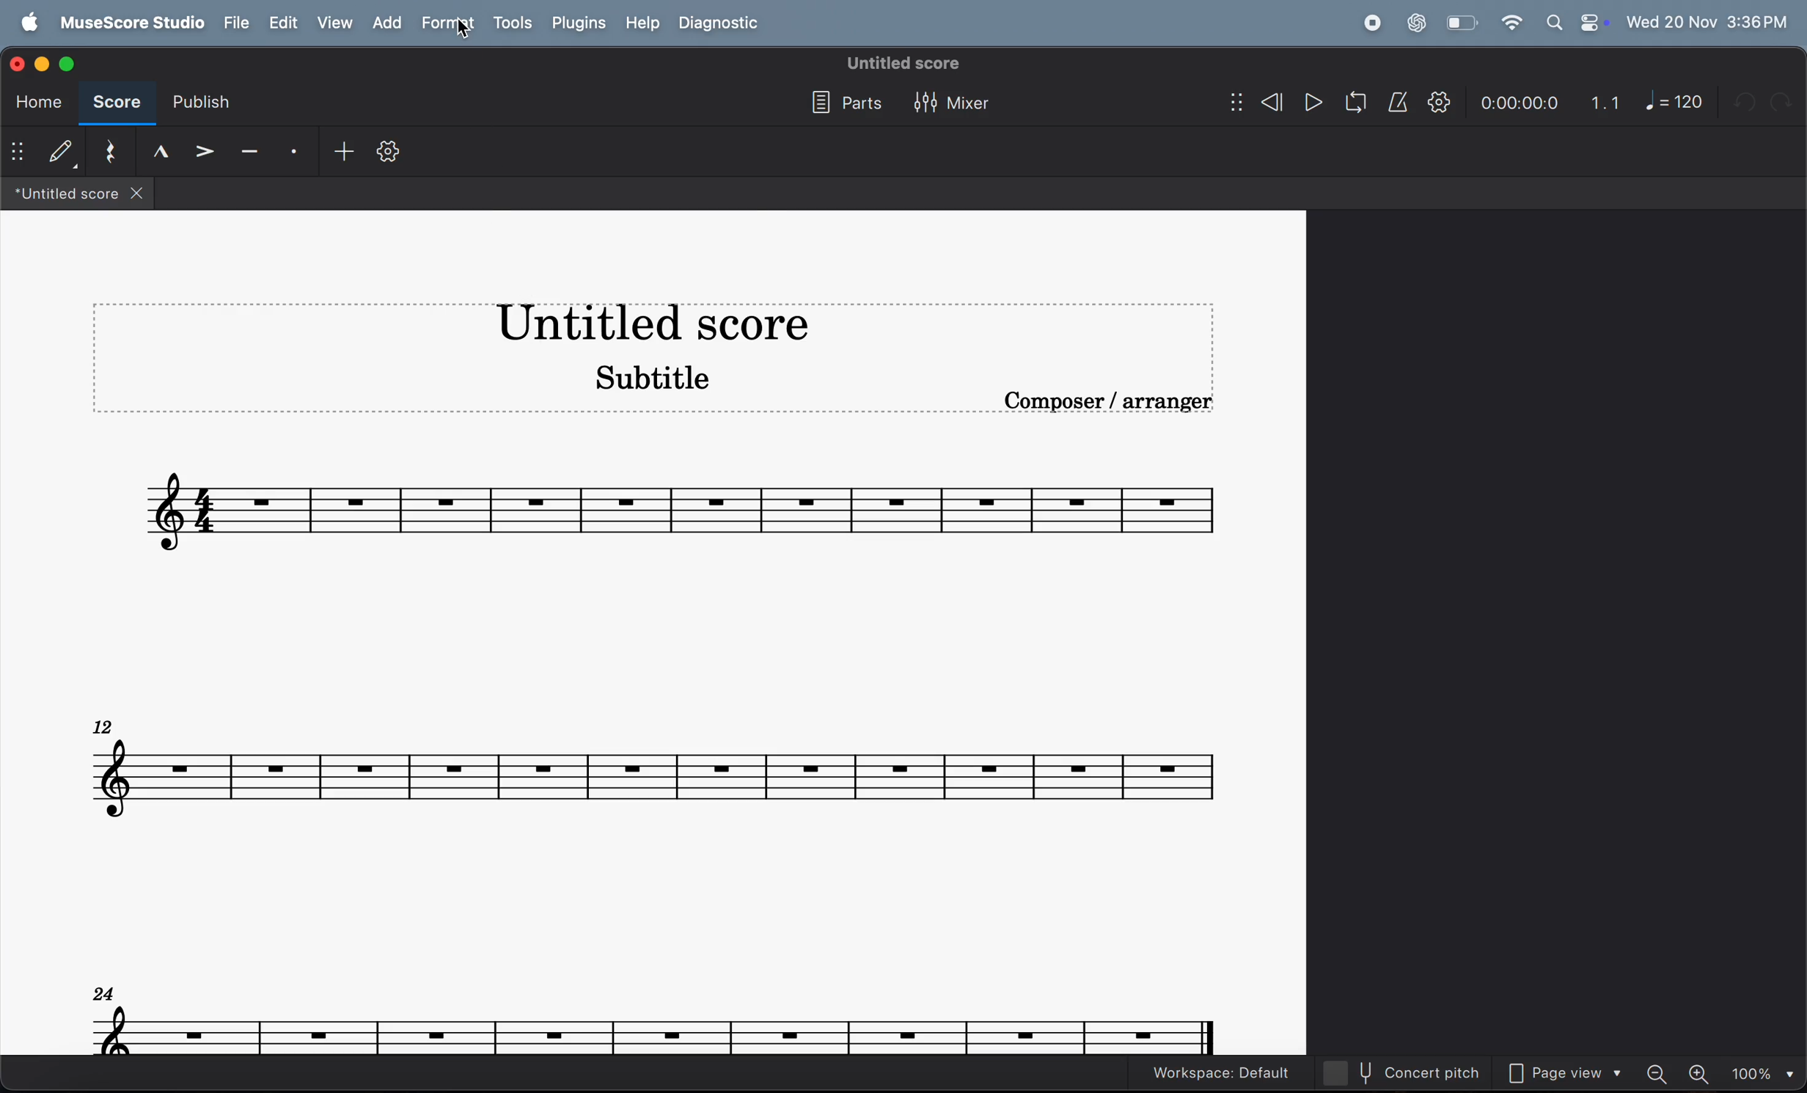 This screenshot has height=1093, width=1807. I want to click on battery, so click(1459, 23).